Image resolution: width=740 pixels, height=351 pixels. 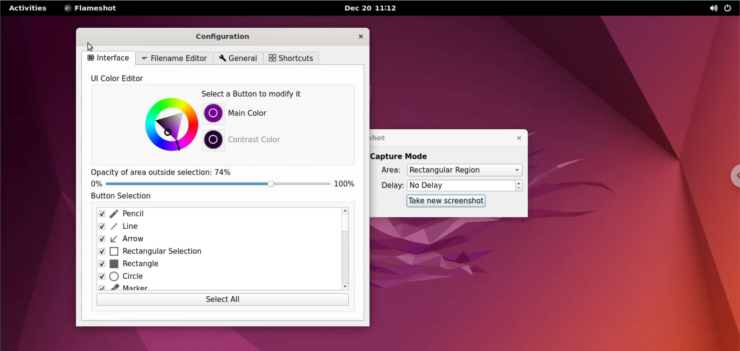 What do you see at coordinates (121, 80) in the screenshot?
I see `UI color editor` at bounding box center [121, 80].